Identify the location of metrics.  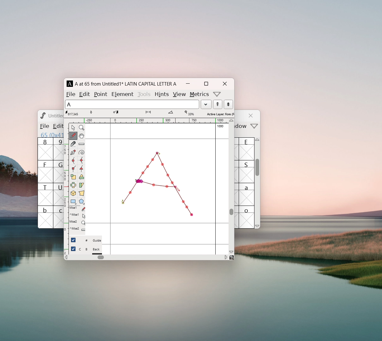
(200, 94).